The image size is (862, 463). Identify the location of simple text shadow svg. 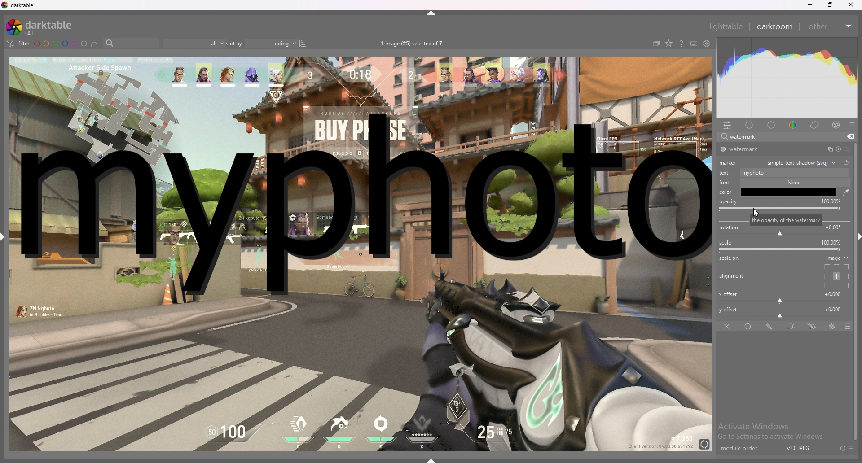
(802, 162).